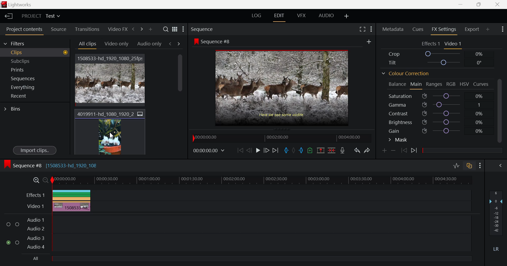 This screenshot has height=266, width=507. I want to click on Brightness, so click(437, 122).